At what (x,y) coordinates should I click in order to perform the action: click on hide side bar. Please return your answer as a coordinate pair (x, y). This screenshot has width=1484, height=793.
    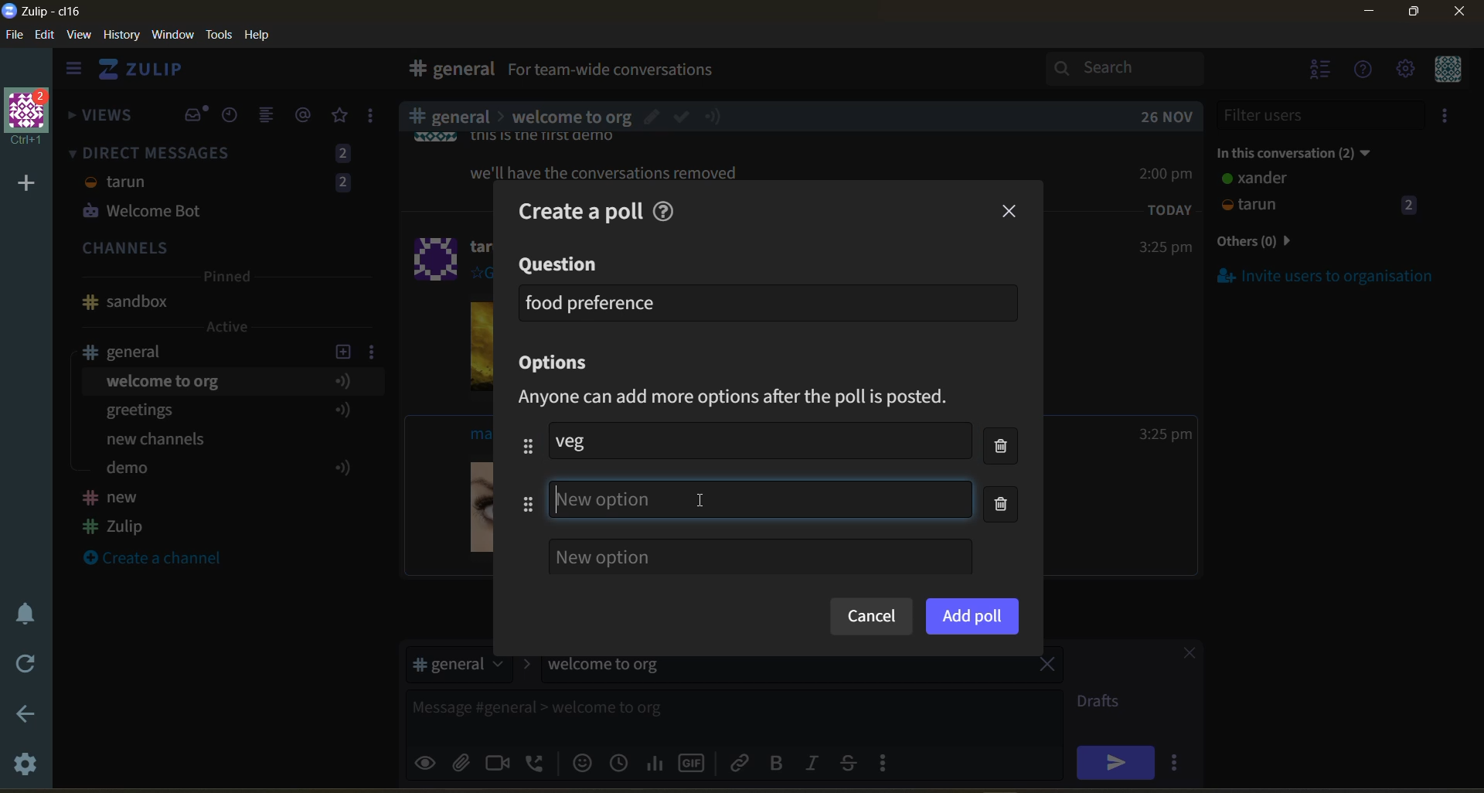
    Looking at the image, I should click on (73, 72).